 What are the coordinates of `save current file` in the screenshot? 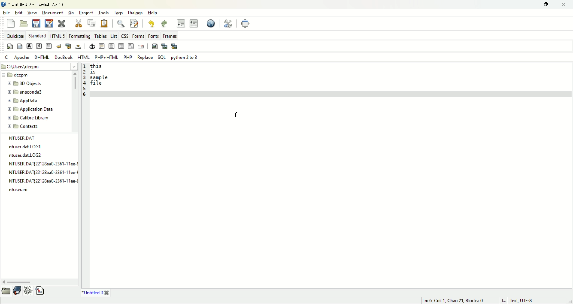 It's located at (36, 24).